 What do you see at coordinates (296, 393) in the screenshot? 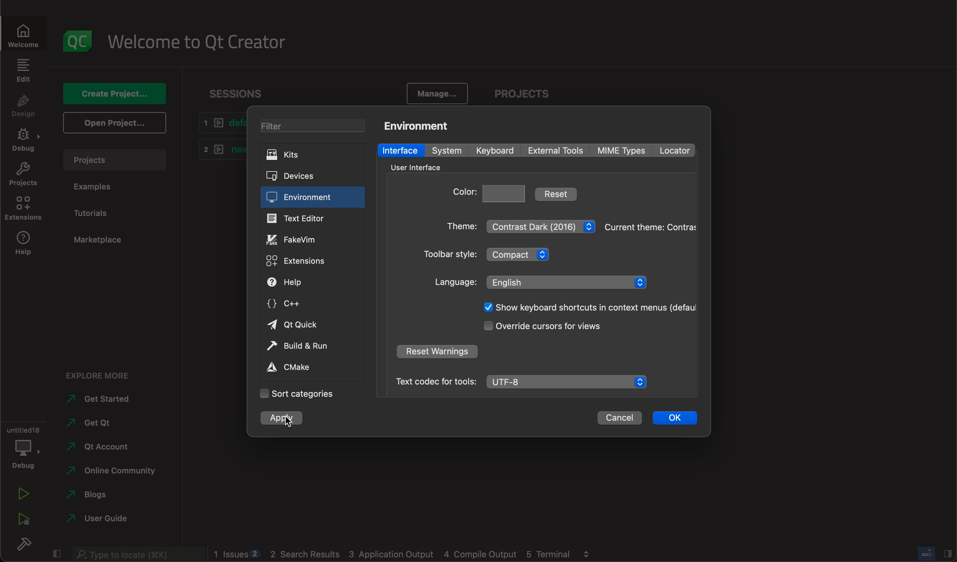
I see `categories` at bounding box center [296, 393].